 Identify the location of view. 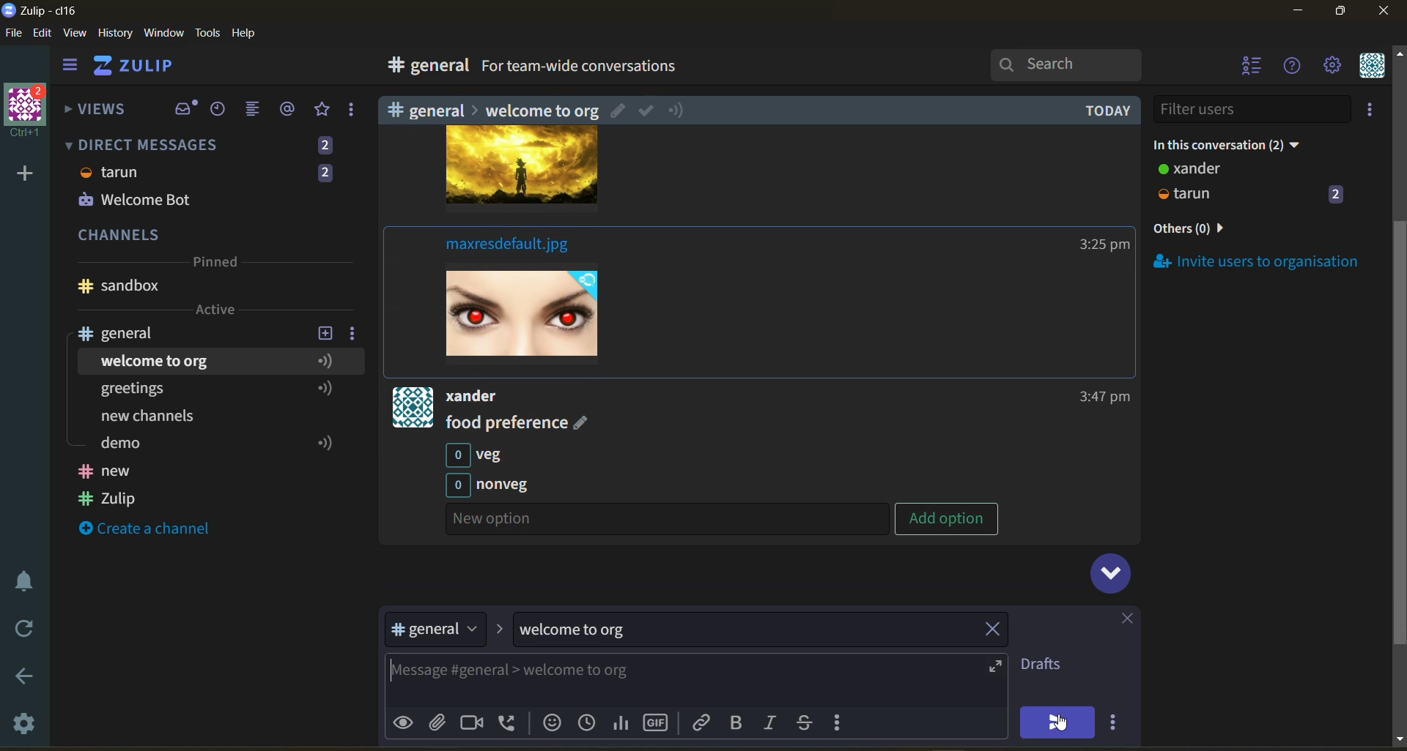
(75, 34).